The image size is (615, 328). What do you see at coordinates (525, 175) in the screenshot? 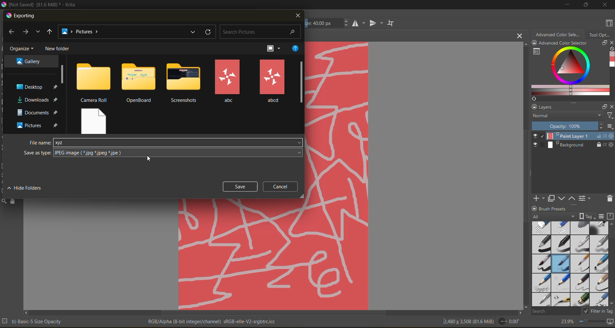
I see `Vertical scroll bar` at bounding box center [525, 175].